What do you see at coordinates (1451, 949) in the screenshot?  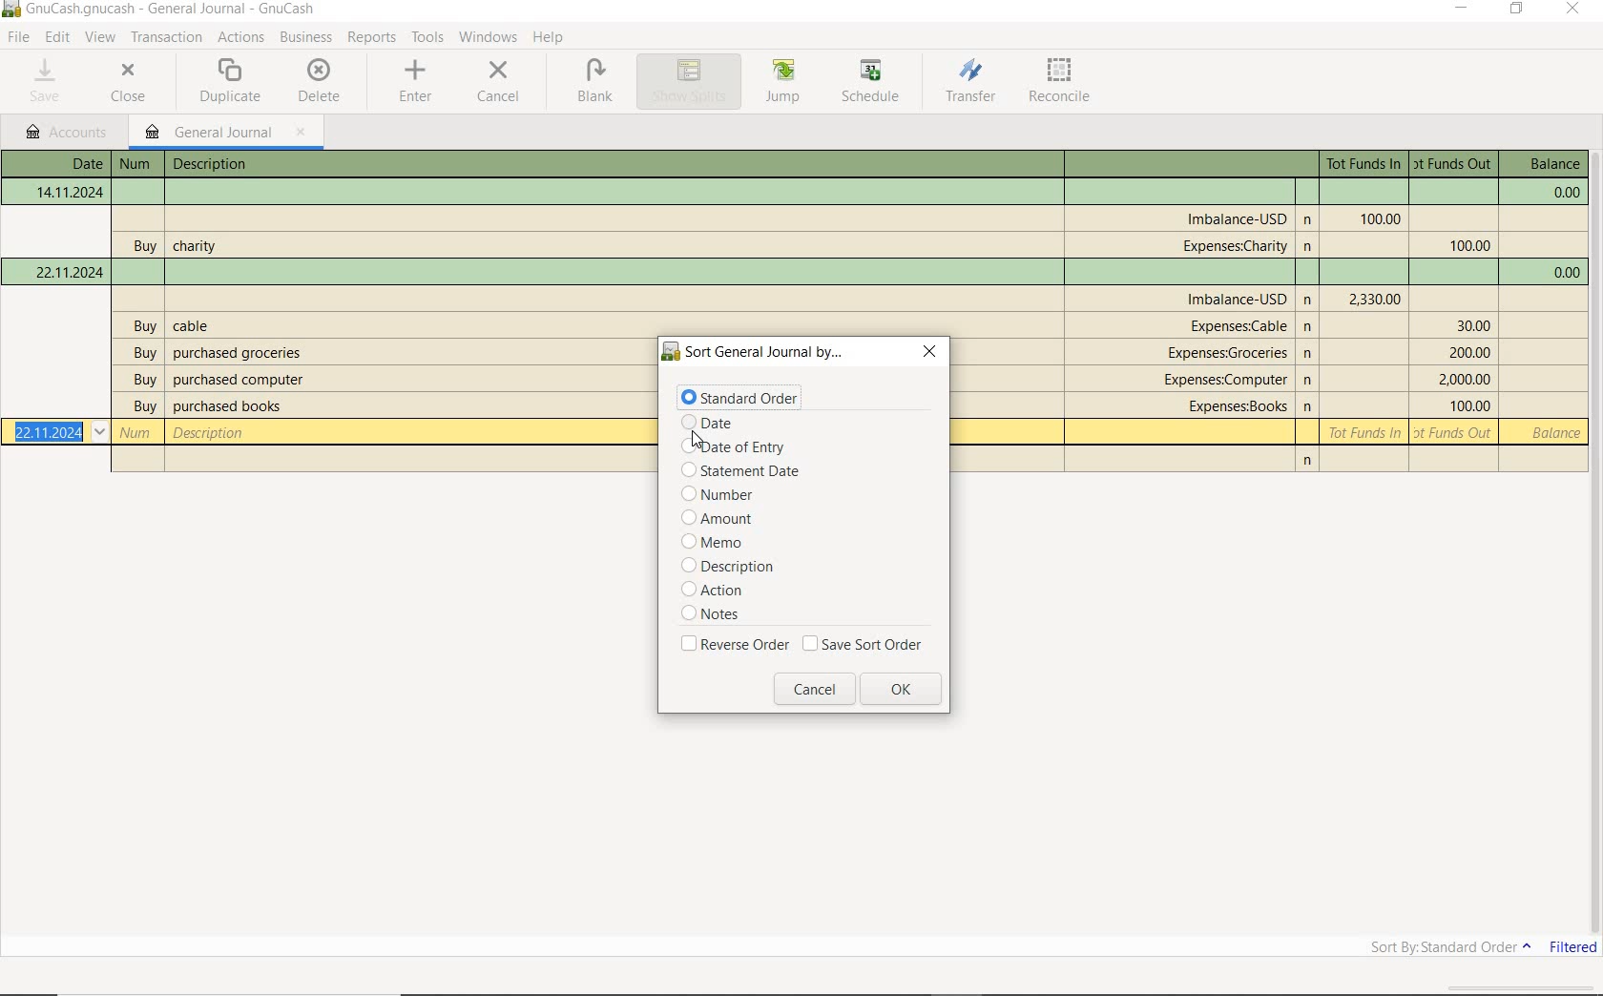 I see `SORT BY: STANDARD ORDER` at bounding box center [1451, 949].